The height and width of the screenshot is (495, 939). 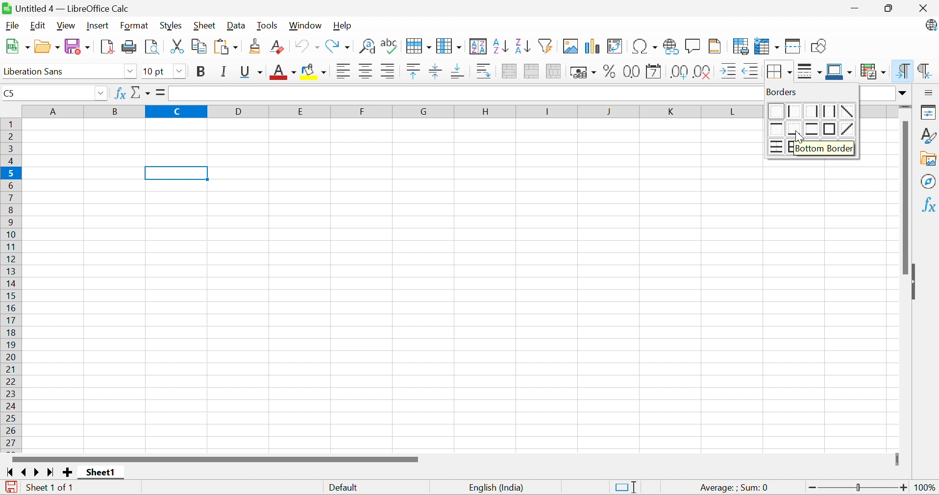 I want to click on Styles, so click(x=929, y=135).